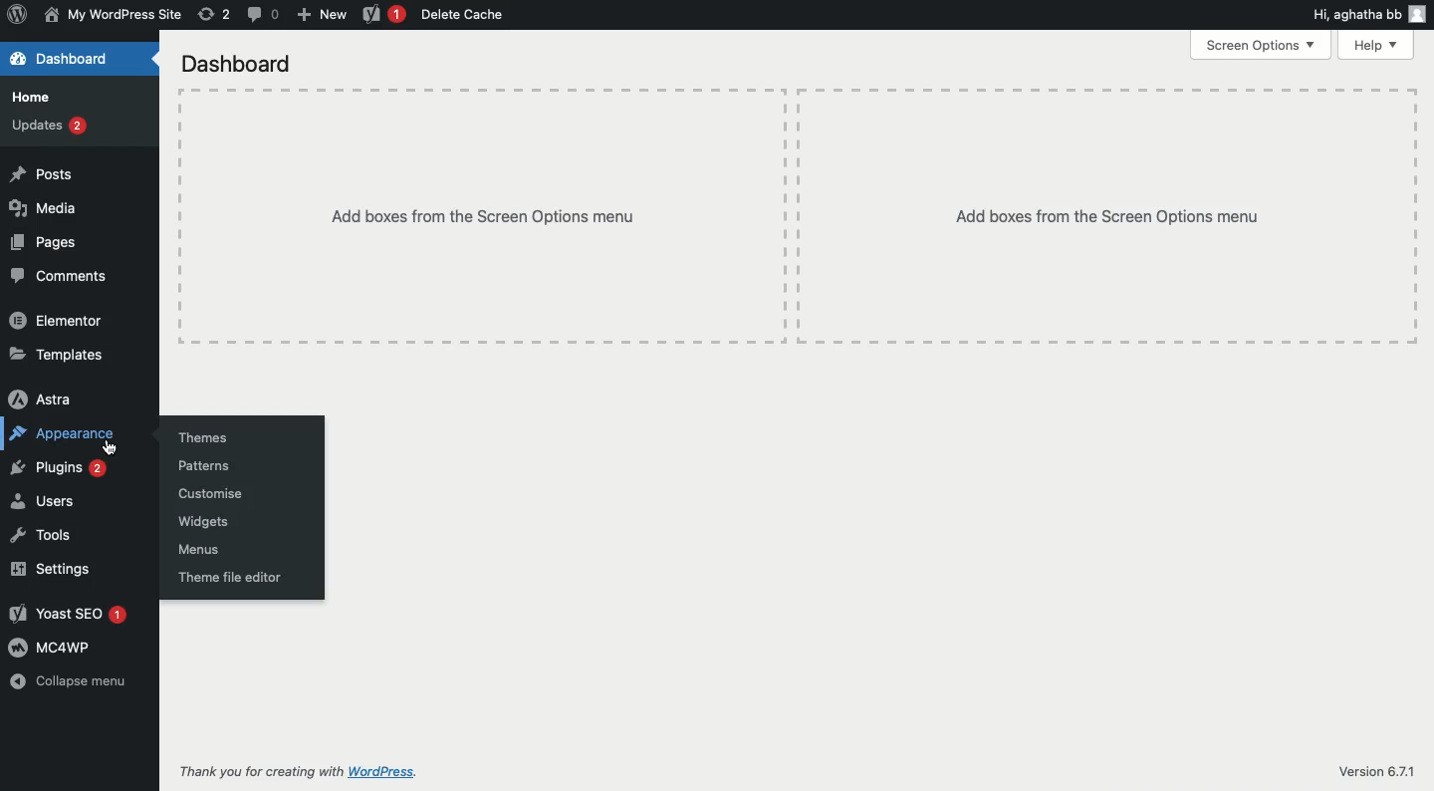 The height and width of the screenshot is (791, 1434). Describe the element at coordinates (214, 495) in the screenshot. I see `Customize` at that location.